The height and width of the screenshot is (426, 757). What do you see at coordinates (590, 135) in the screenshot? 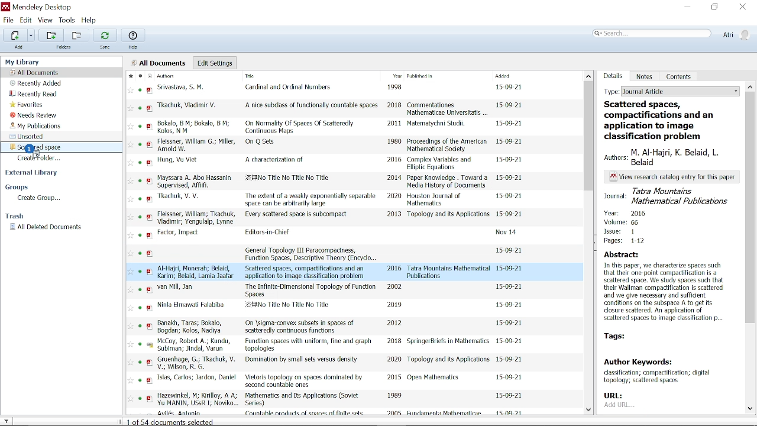
I see `Vertical scrollbar for all files` at bounding box center [590, 135].